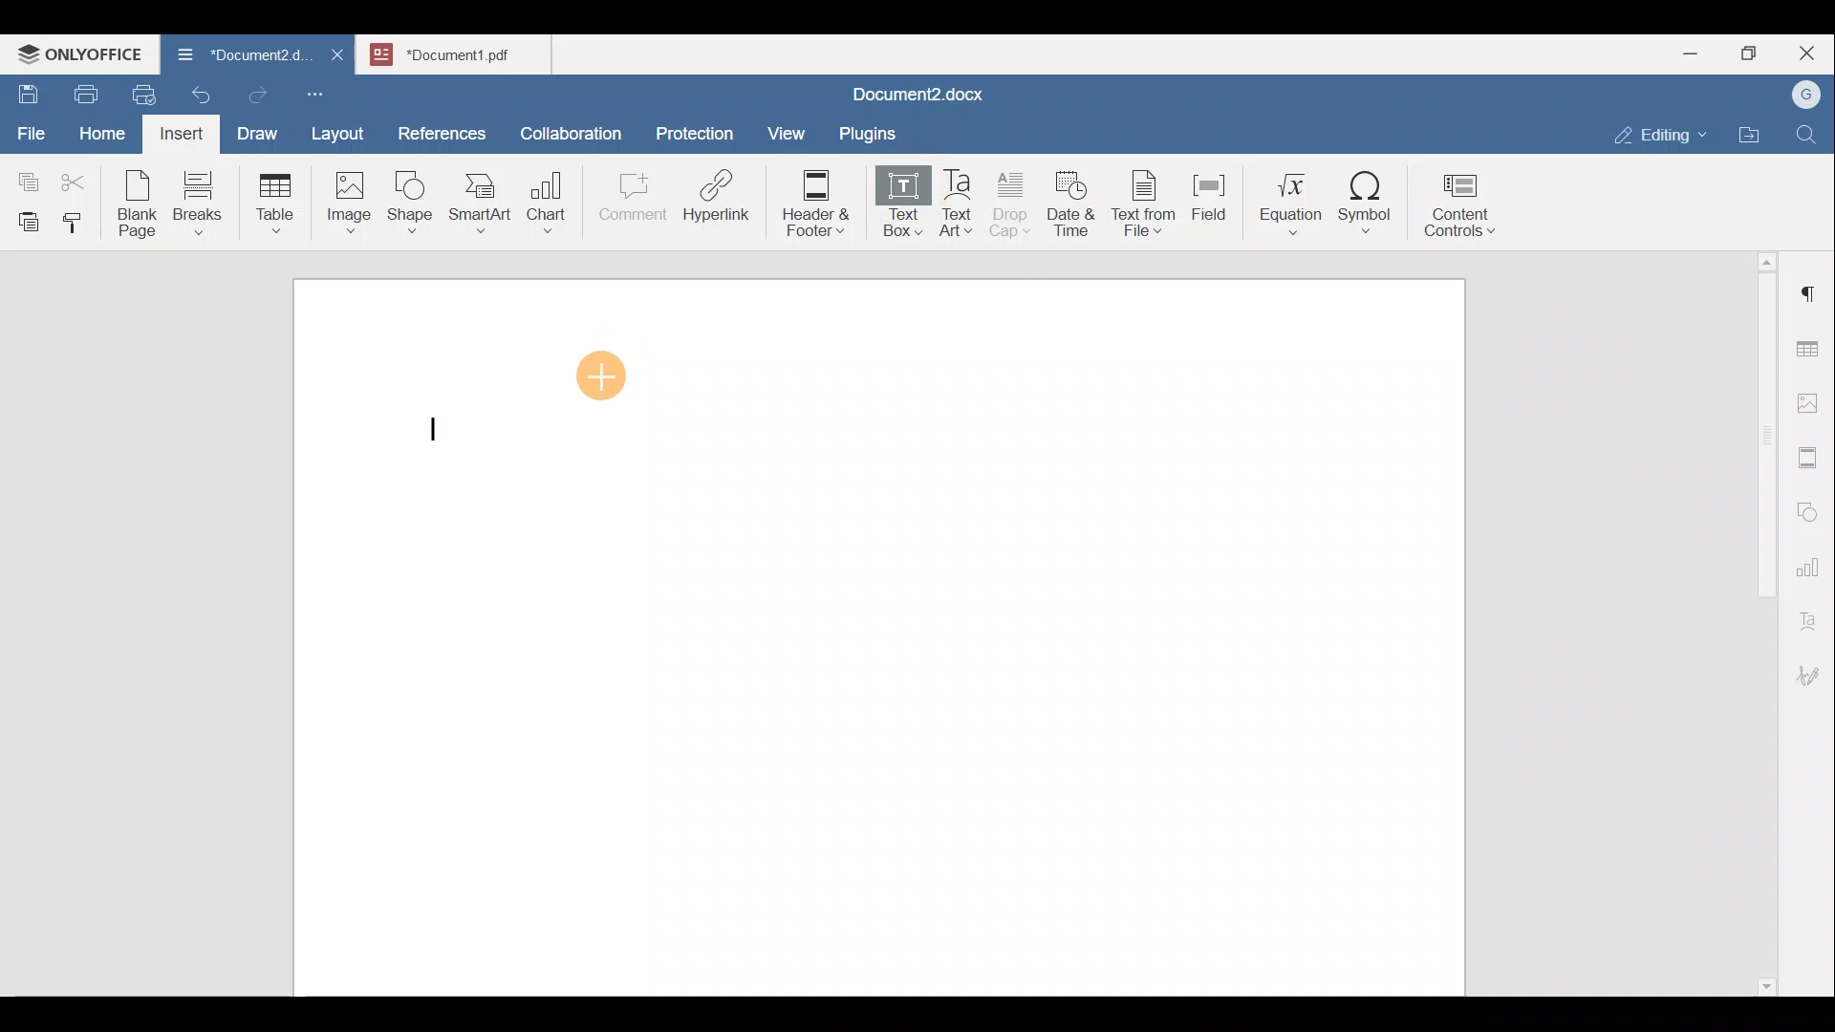 Image resolution: width=1835 pixels, height=1032 pixels. I want to click on Close document, so click(338, 54).